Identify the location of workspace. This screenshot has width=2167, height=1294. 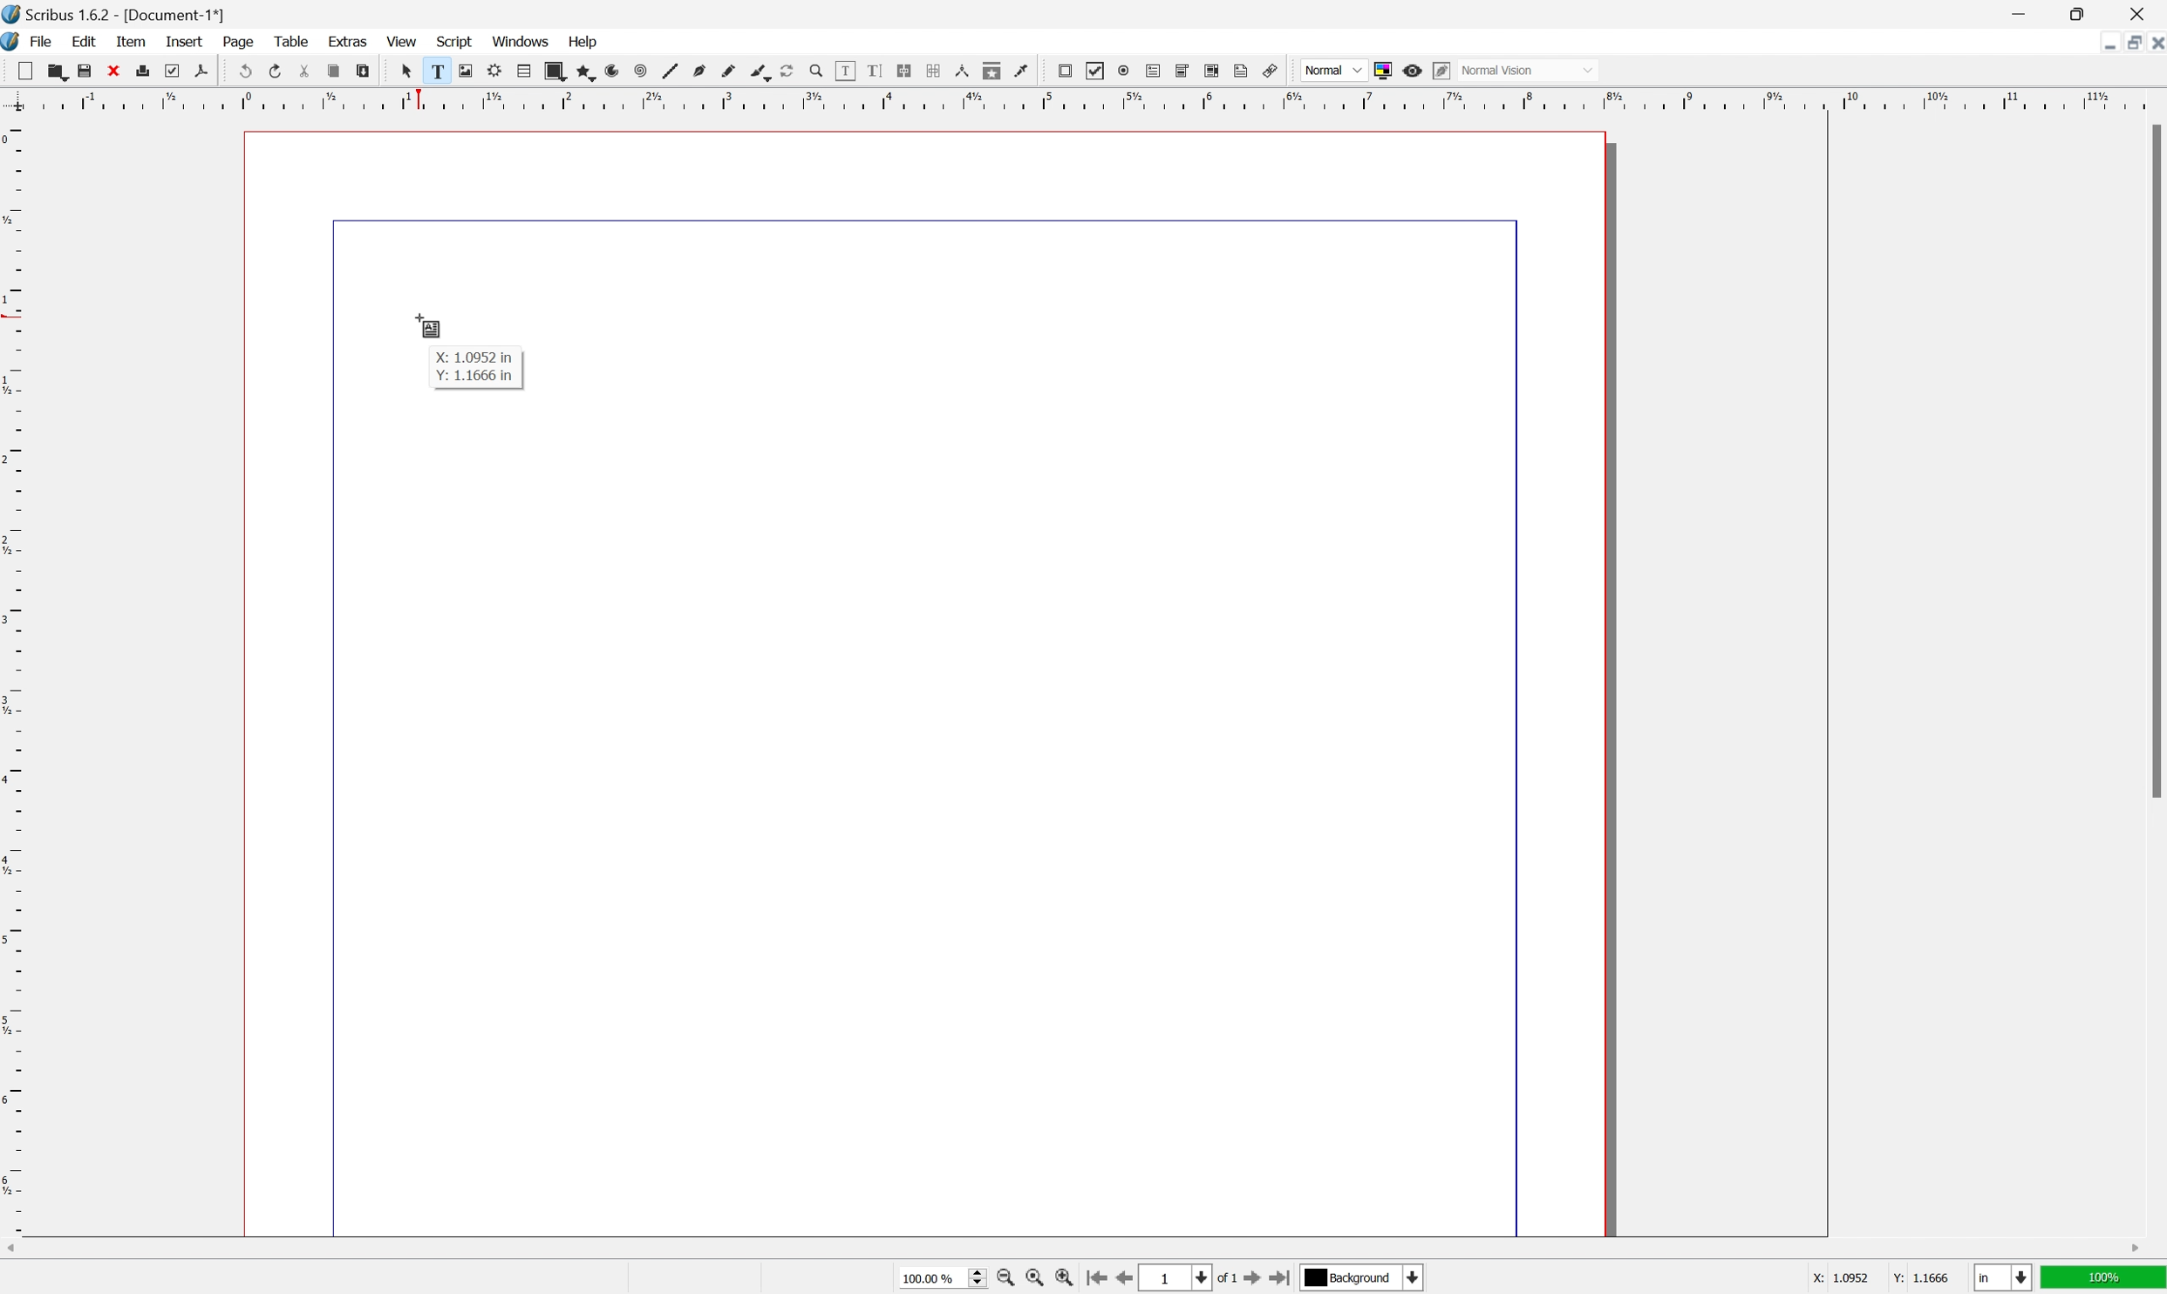
(930, 684).